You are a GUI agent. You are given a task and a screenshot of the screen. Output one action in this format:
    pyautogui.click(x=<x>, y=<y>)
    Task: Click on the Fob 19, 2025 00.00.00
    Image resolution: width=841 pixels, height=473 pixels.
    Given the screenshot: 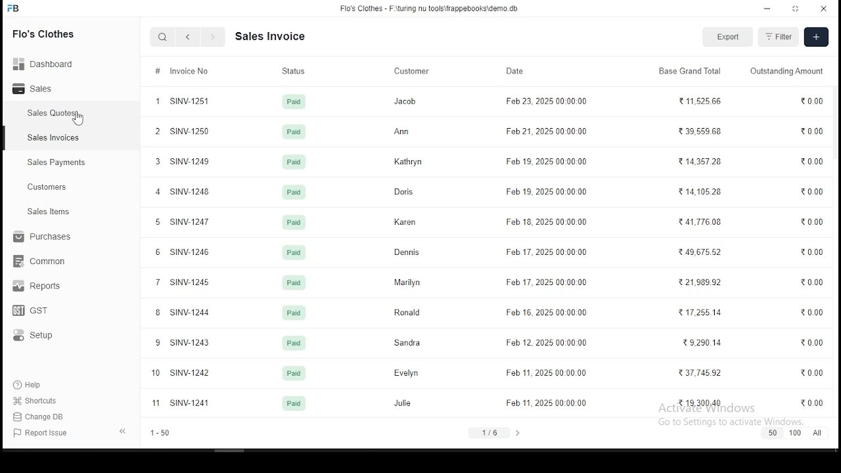 What is the action you would take?
    pyautogui.click(x=553, y=162)
    